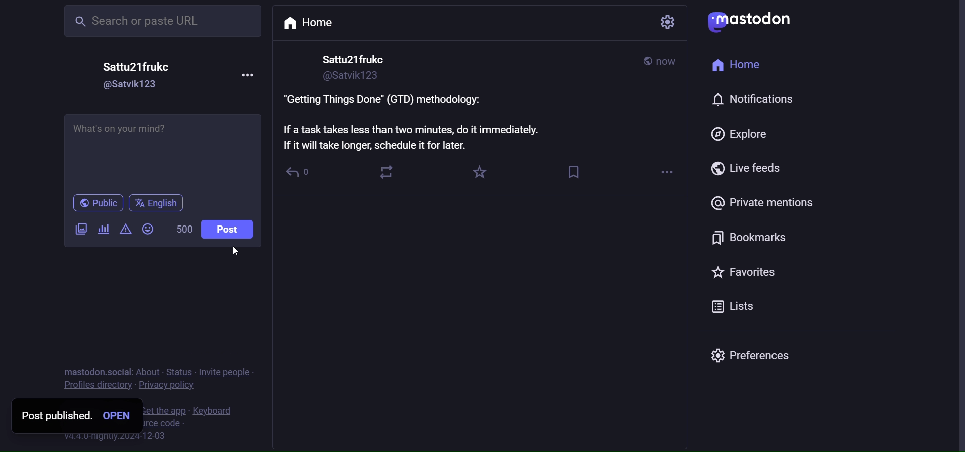 The height and width of the screenshot is (452, 965). I want to click on word limit, so click(184, 230).